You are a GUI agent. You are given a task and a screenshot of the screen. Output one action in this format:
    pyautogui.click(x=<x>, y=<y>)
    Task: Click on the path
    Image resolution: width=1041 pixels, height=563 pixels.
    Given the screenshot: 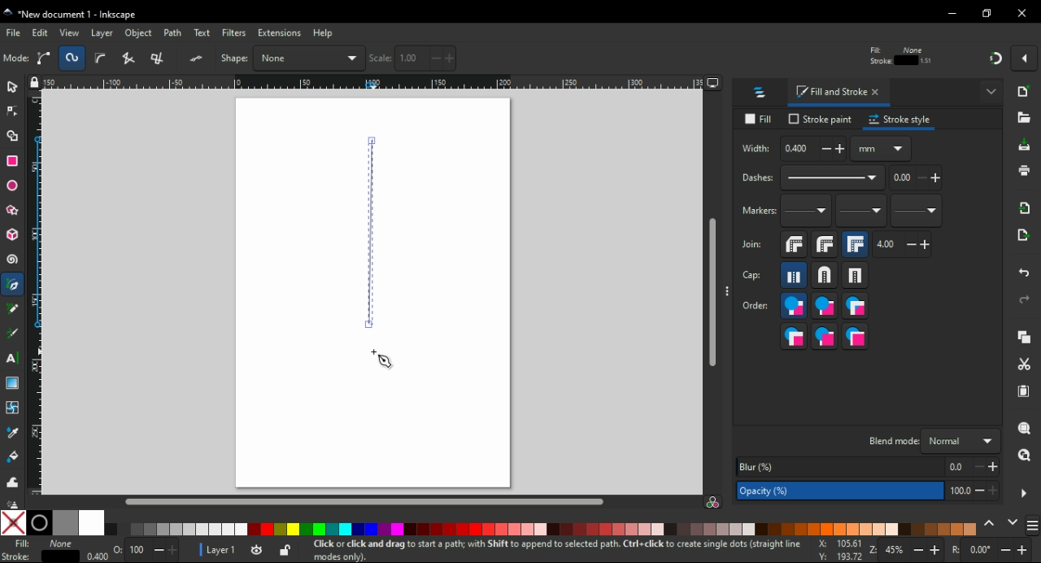 What is the action you would take?
    pyautogui.click(x=174, y=33)
    